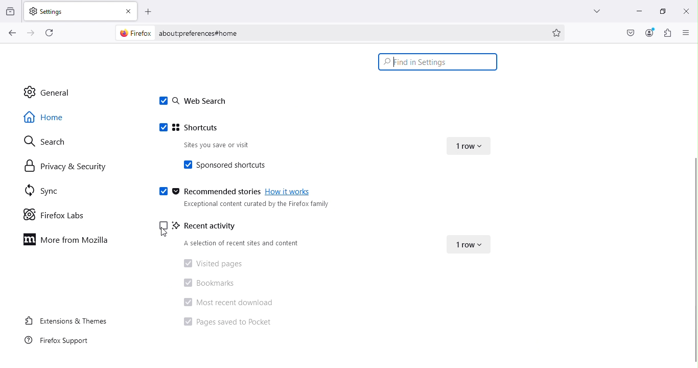 This screenshot has width=698, height=368. Describe the element at coordinates (194, 128) in the screenshot. I see `Shortcuts` at that location.